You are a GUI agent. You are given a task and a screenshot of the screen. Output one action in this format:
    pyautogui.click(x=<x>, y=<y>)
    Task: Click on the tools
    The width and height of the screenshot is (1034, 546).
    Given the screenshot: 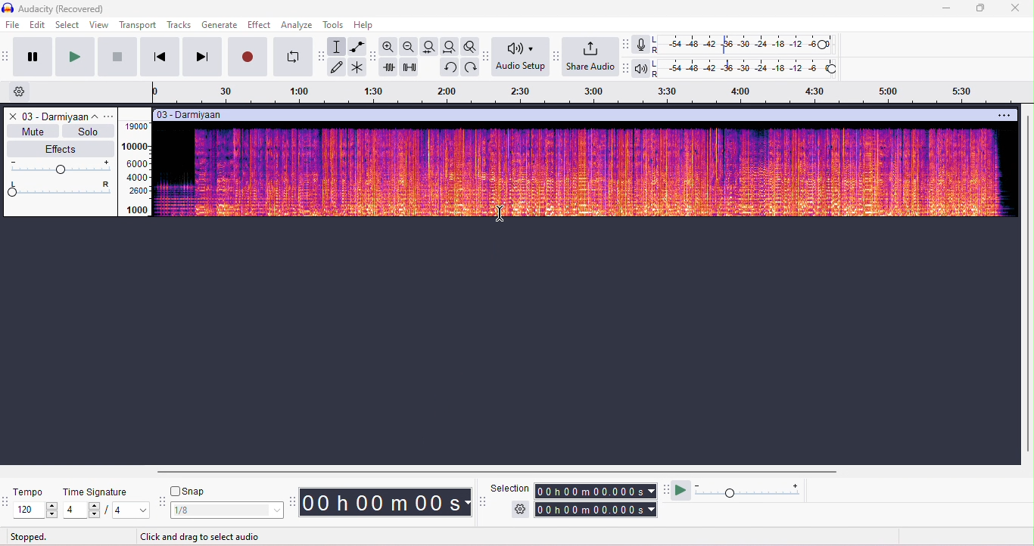 What is the action you would take?
    pyautogui.click(x=336, y=25)
    